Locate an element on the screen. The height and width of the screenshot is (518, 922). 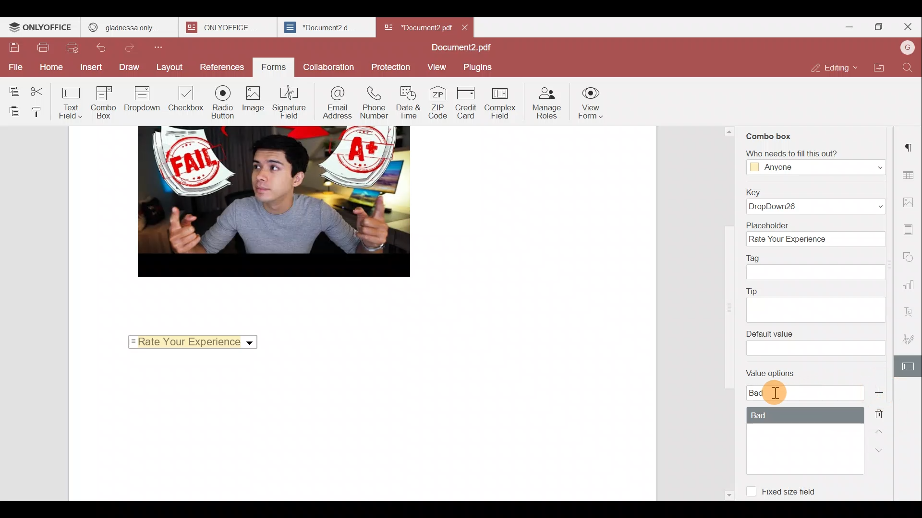
Tag is located at coordinates (817, 267).